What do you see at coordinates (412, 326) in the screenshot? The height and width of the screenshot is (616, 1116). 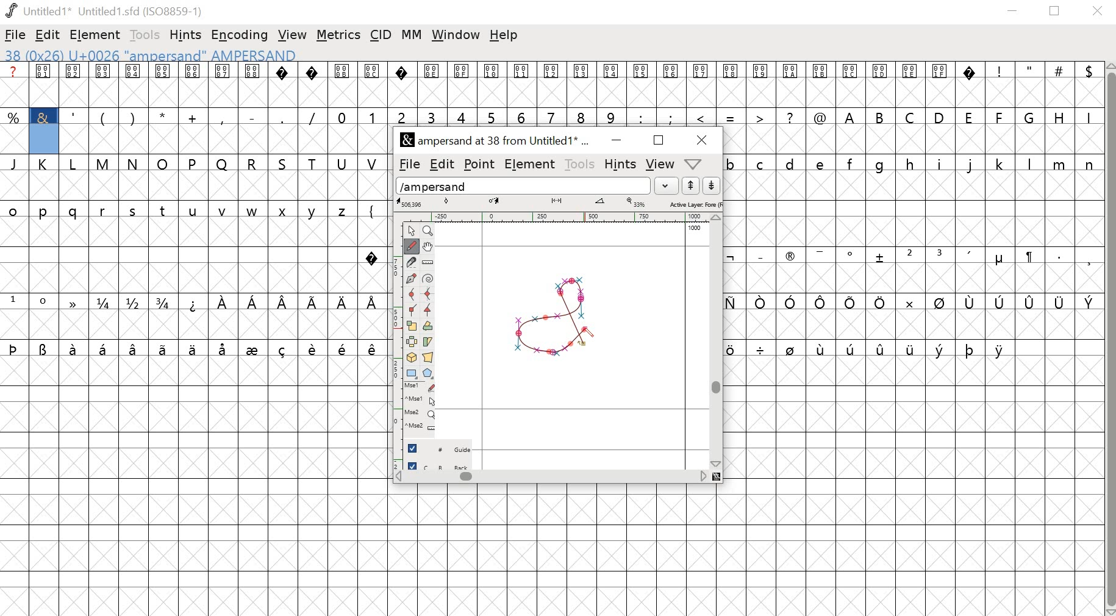 I see `scale the selection` at bounding box center [412, 326].